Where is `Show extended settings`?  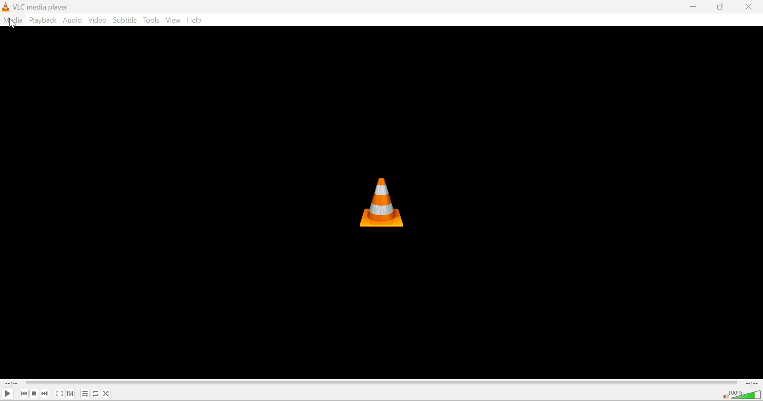
Show extended settings is located at coordinates (71, 393).